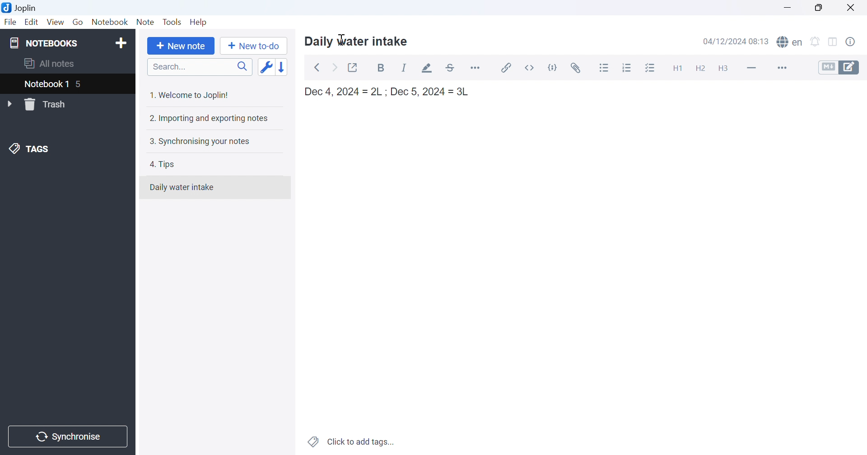 This screenshot has width=867, height=455. What do you see at coordinates (20, 9) in the screenshot?
I see `Joplin` at bounding box center [20, 9].